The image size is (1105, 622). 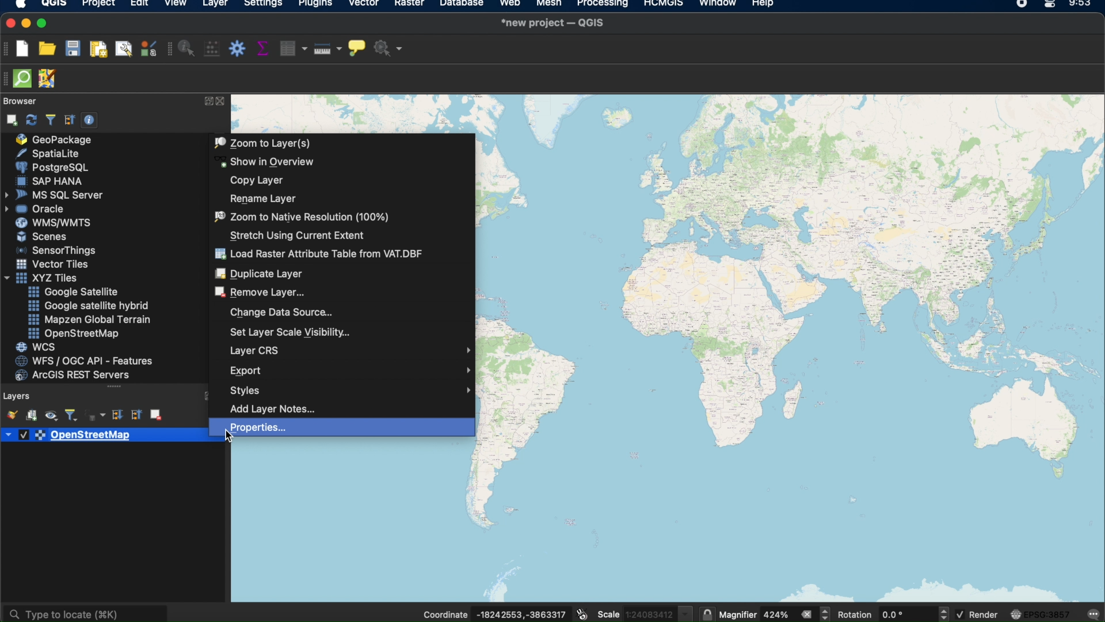 I want to click on new project QGIS, so click(x=552, y=23).